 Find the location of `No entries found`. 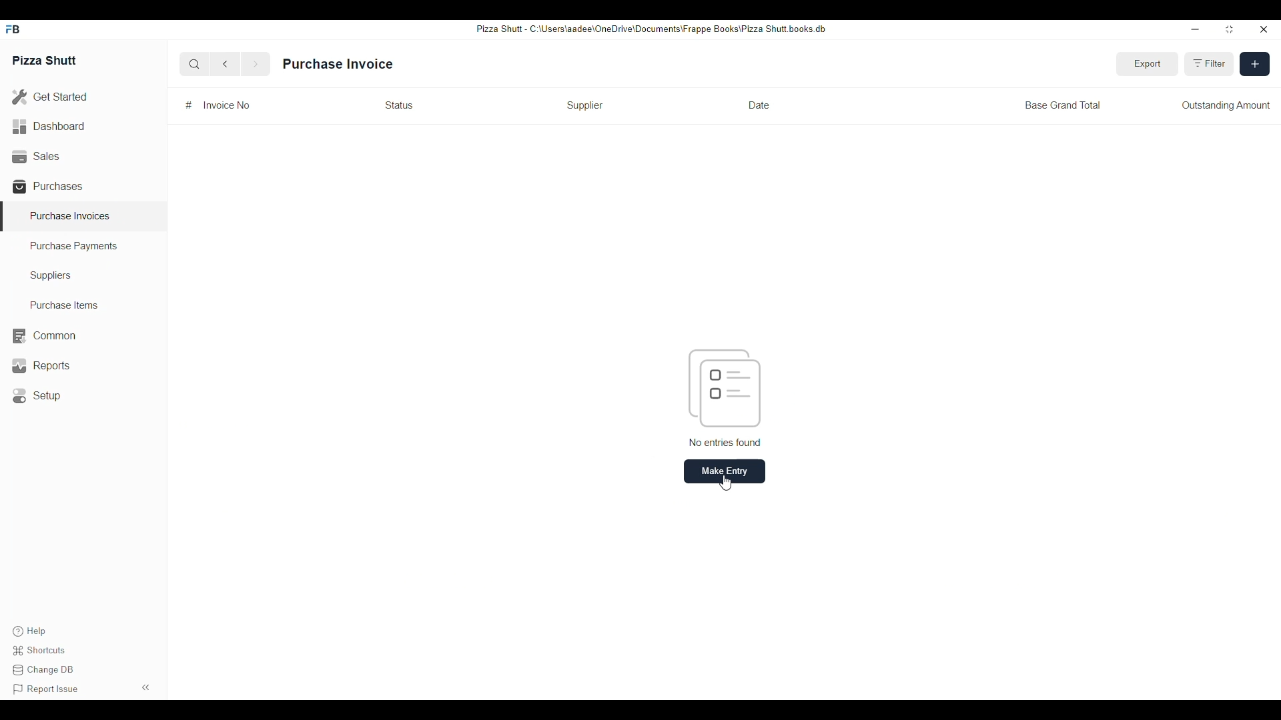

No entries found is located at coordinates (726, 443).